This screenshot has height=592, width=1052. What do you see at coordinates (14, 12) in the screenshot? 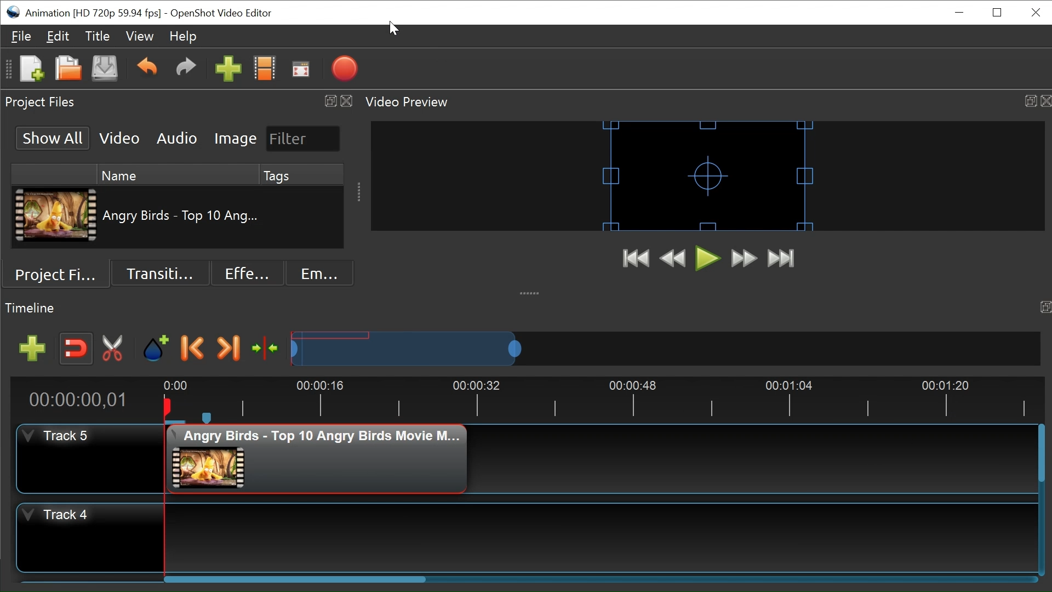
I see `OpenShot Desktop Icon` at bounding box center [14, 12].